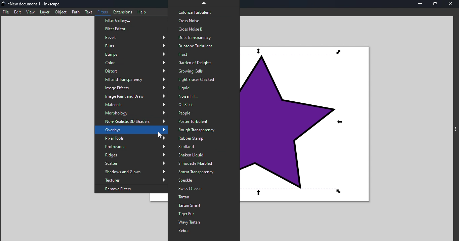  What do you see at coordinates (203, 54) in the screenshot?
I see `Frost` at bounding box center [203, 54].